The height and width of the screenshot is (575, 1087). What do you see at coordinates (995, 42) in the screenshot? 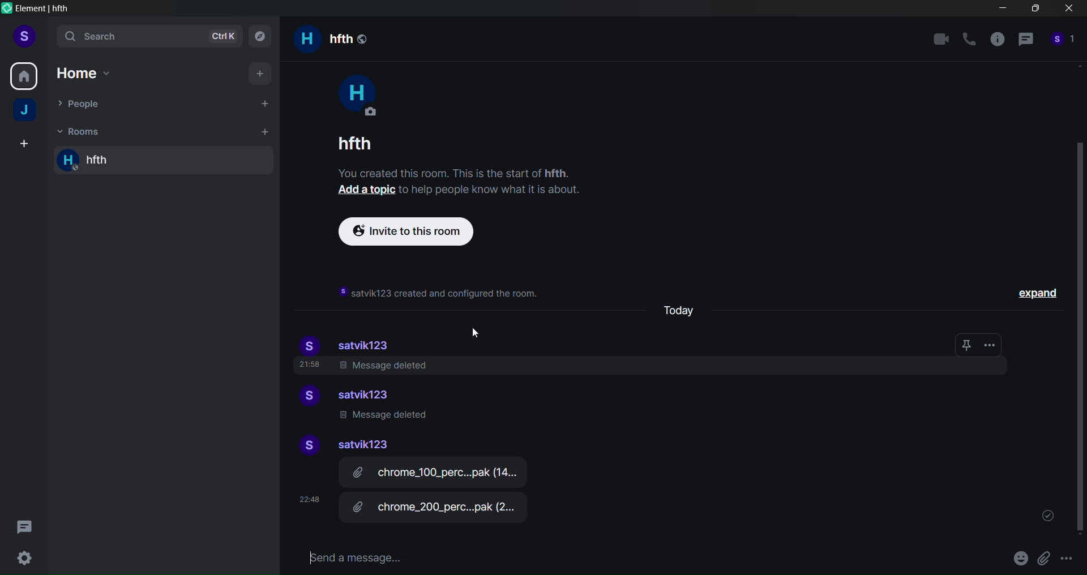
I see `room info` at bounding box center [995, 42].